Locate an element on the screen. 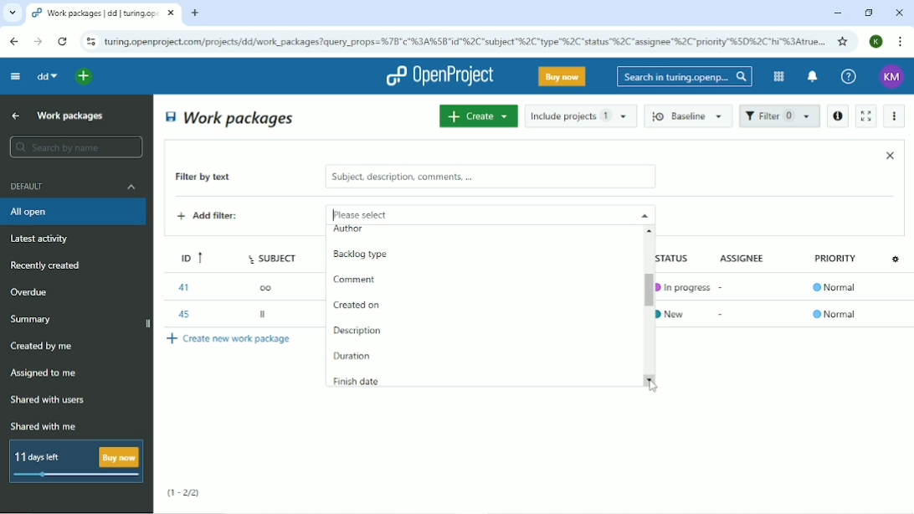 Image resolution: width=914 pixels, height=514 pixels. Description is located at coordinates (356, 329).